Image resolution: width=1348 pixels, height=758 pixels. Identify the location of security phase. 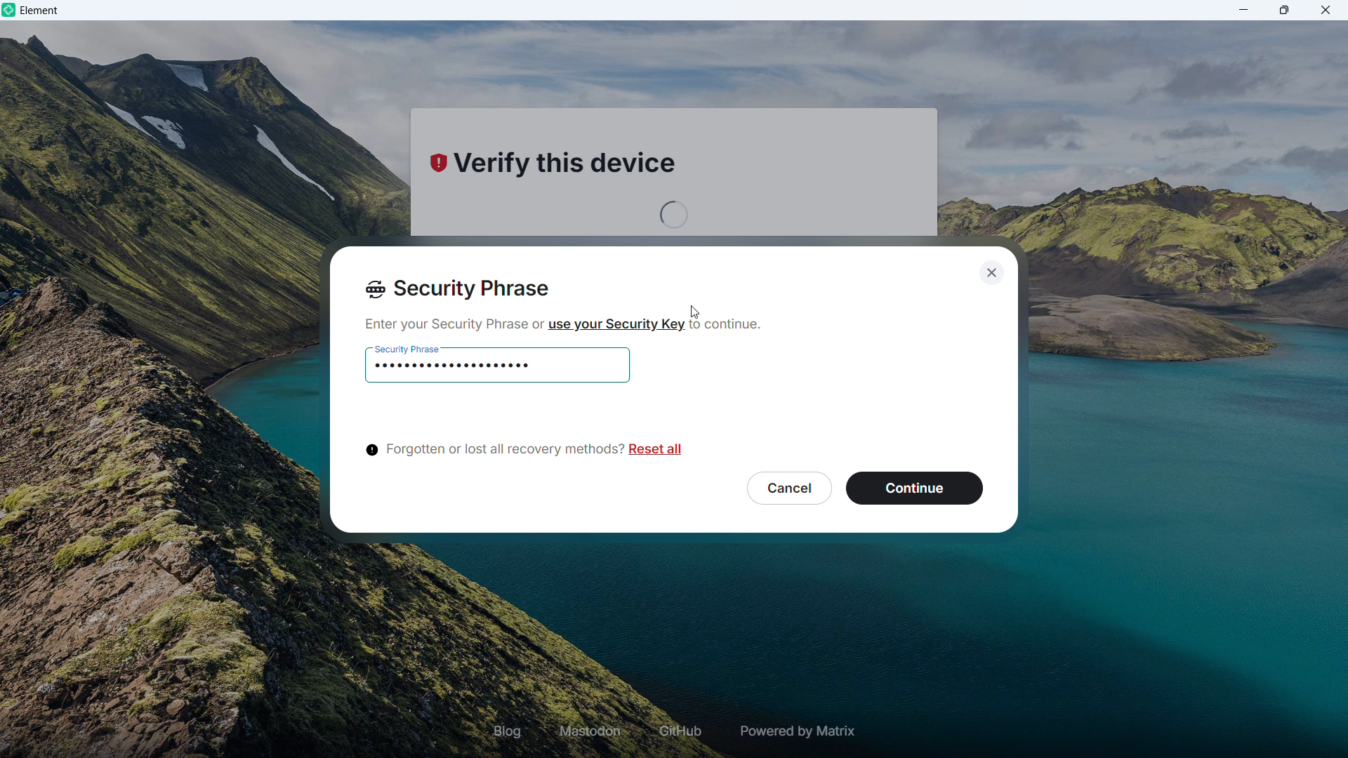
(407, 345).